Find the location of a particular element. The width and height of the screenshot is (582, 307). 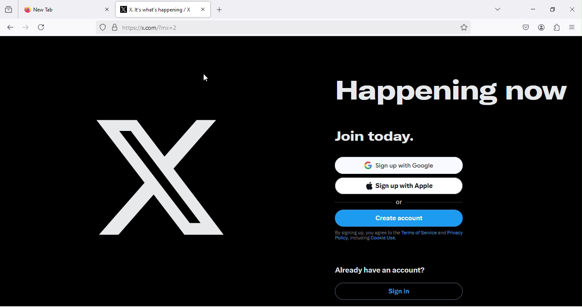

minimize is located at coordinates (532, 9).